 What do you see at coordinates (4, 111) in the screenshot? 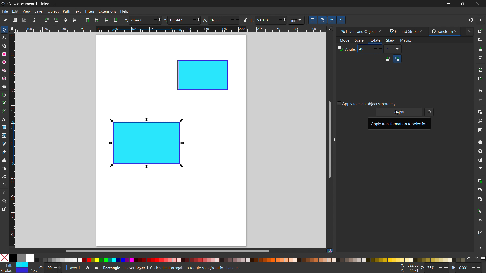
I see `caligraphy tool` at bounding box center [4, 111].